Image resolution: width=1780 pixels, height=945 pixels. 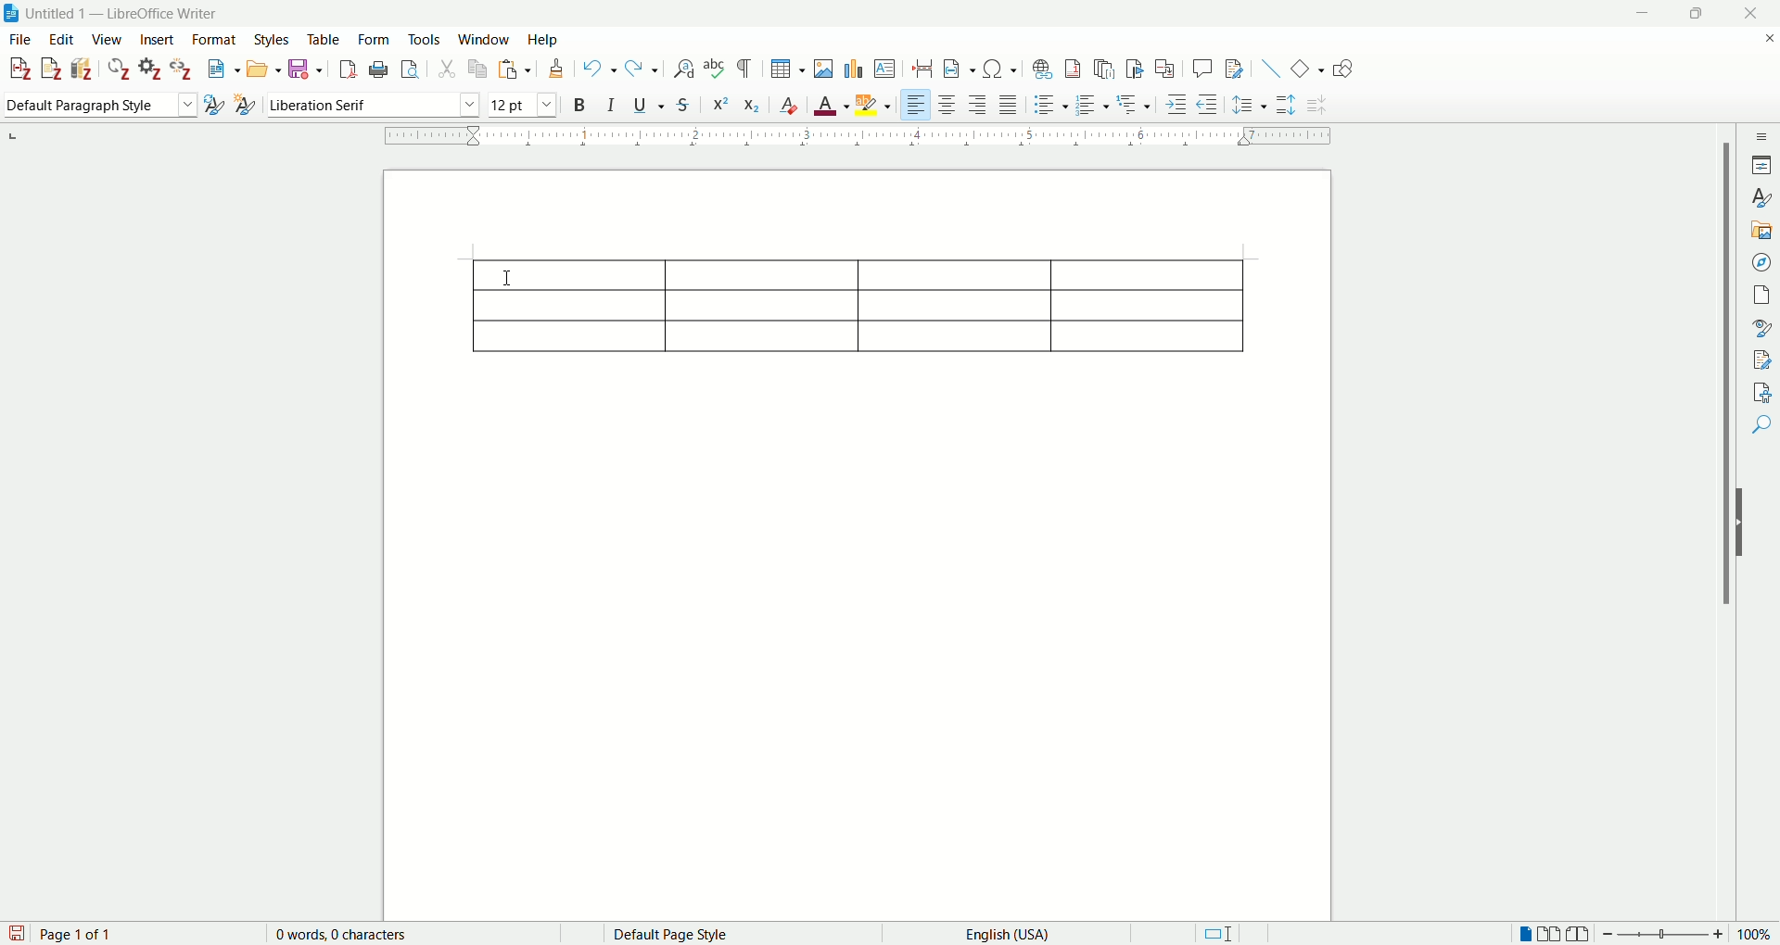 I want to click on page, so click(x=846, y=539).